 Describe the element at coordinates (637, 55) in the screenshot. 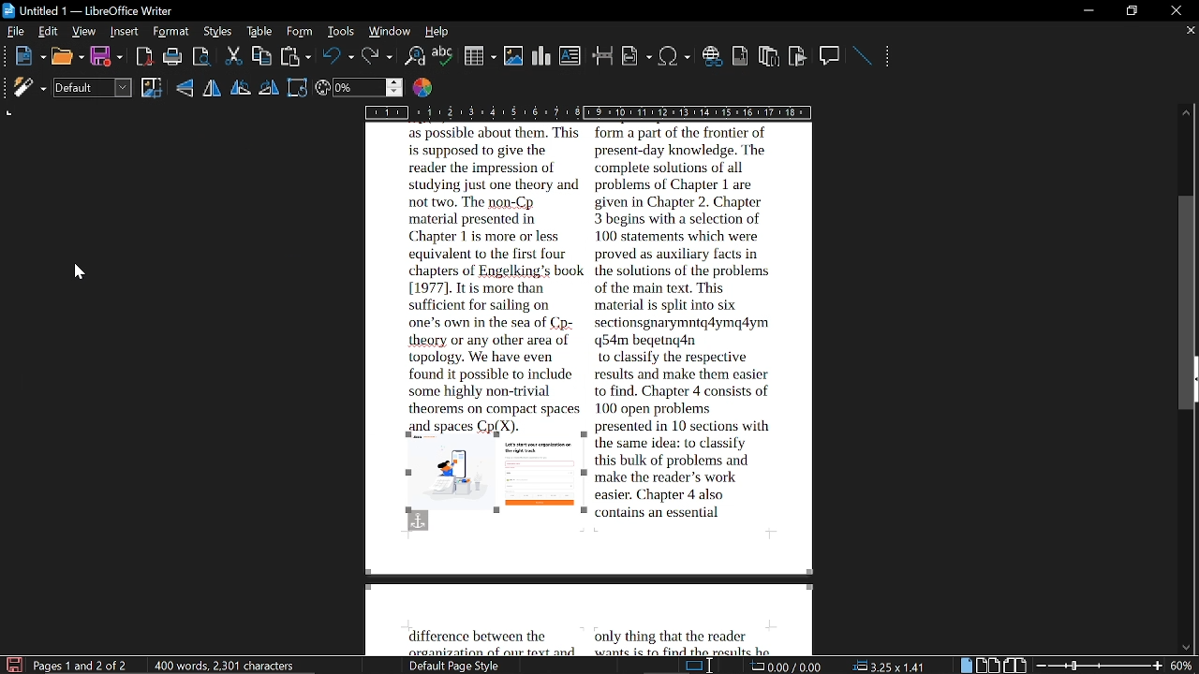

I see `insert field` at that location.